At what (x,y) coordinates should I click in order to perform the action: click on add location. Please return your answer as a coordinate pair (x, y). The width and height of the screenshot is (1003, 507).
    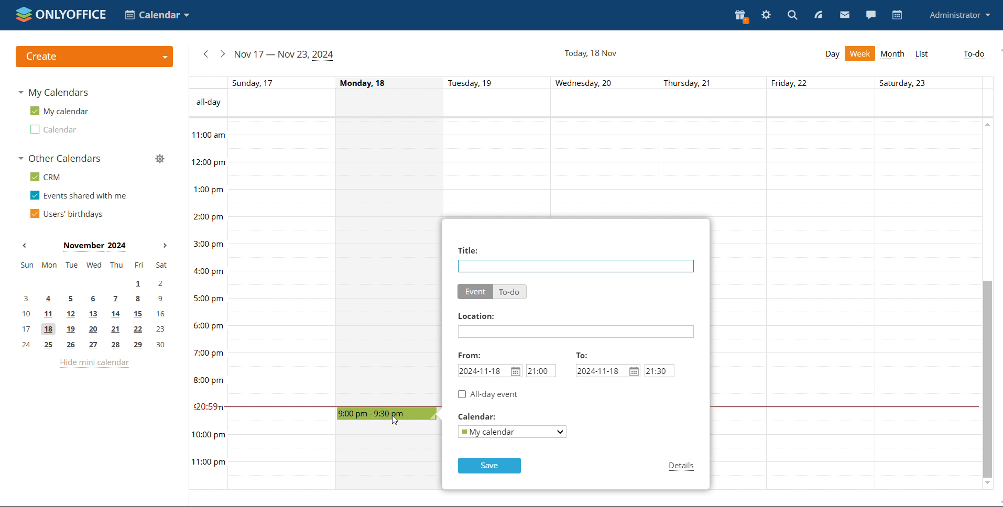
    Looking at the image, I should click on (575, 332).